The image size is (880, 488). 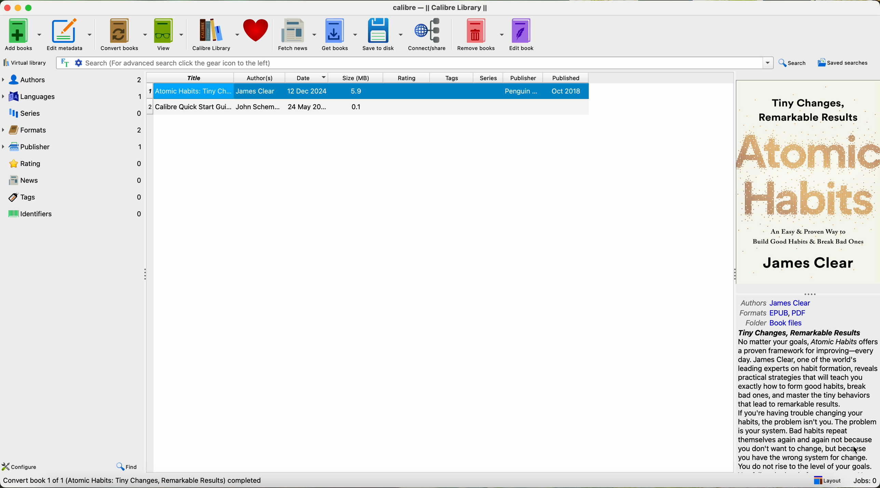 I want to click on donate, so click(x=256, y=29).